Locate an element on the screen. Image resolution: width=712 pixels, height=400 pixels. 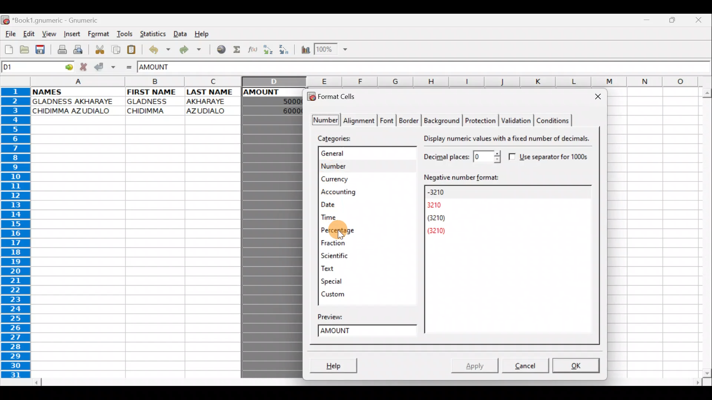
Formula bar is located at coordinates (455, 68).